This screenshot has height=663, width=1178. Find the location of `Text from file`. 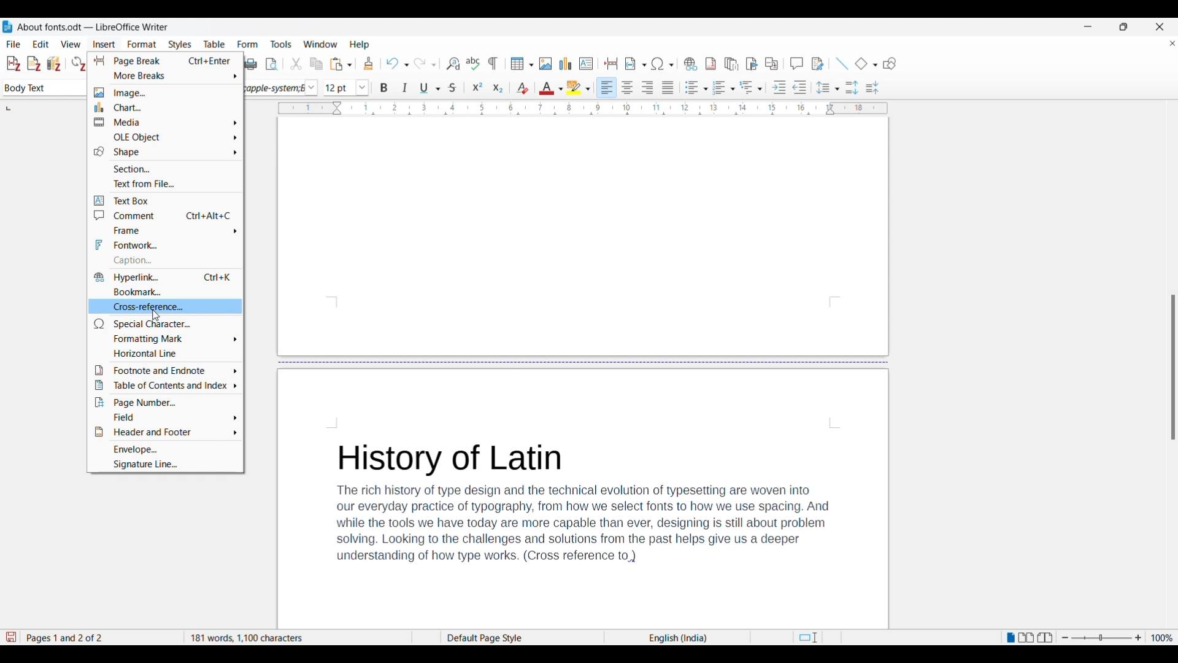

Text from file is located at coordinates (165, 184).